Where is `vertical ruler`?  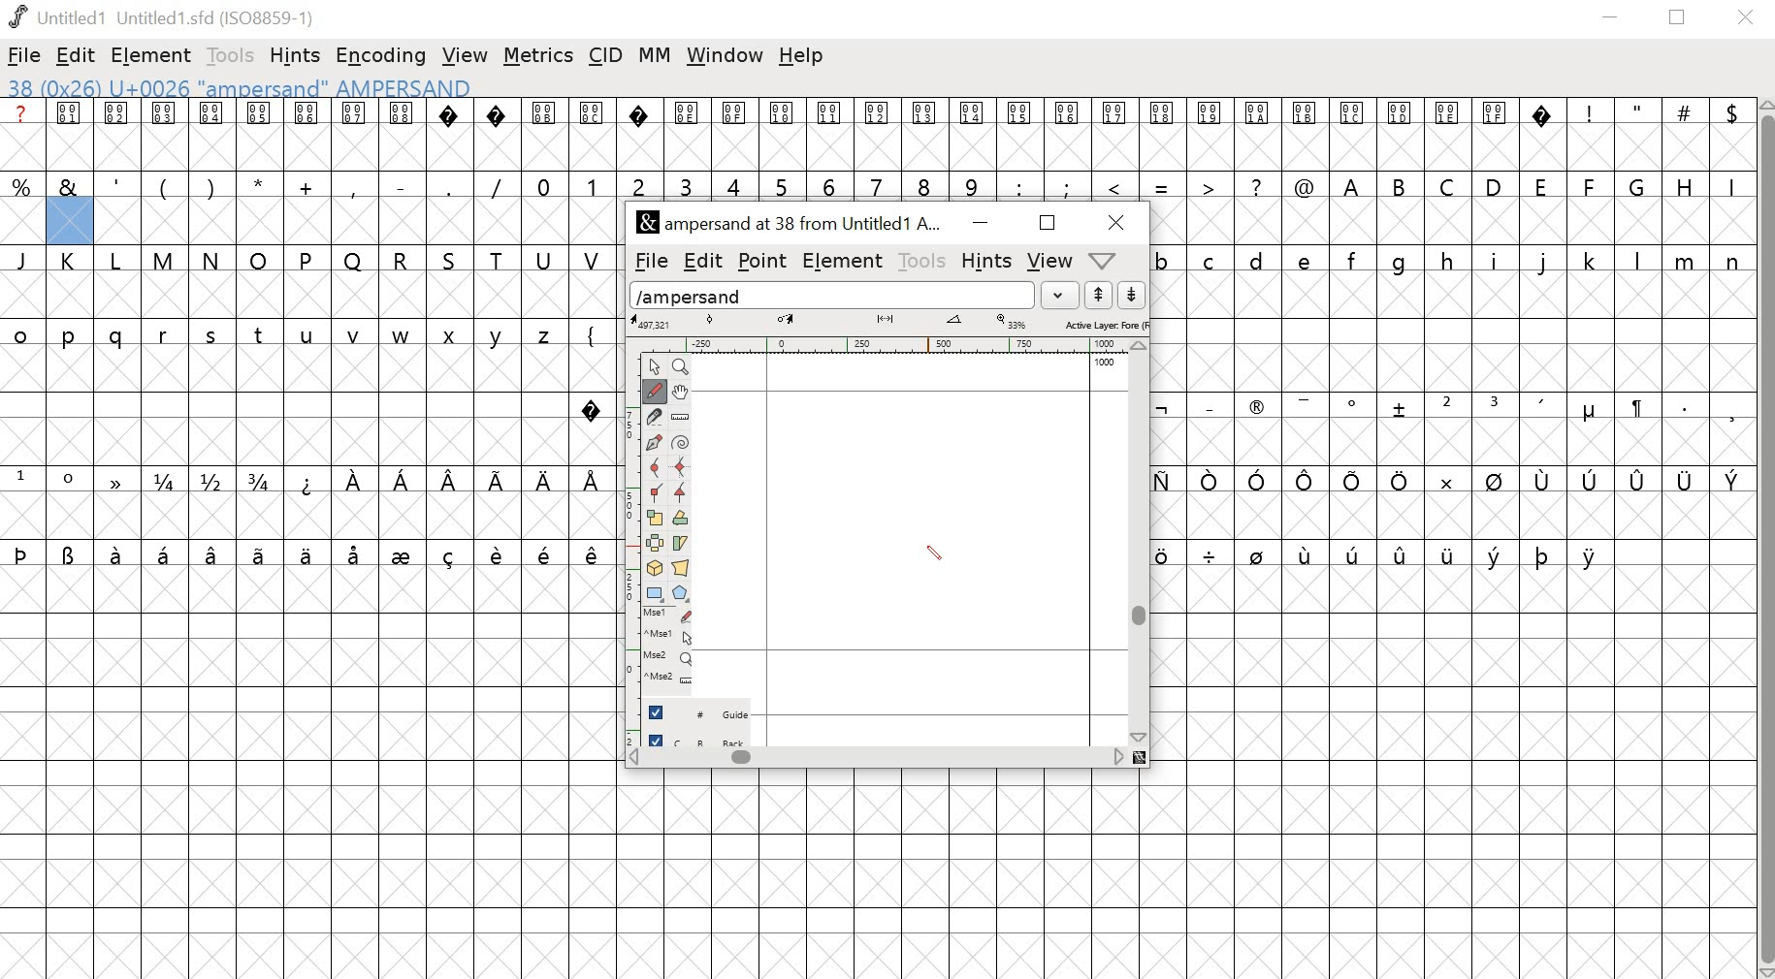 vertical ruler is located at coordinates (623, 545).